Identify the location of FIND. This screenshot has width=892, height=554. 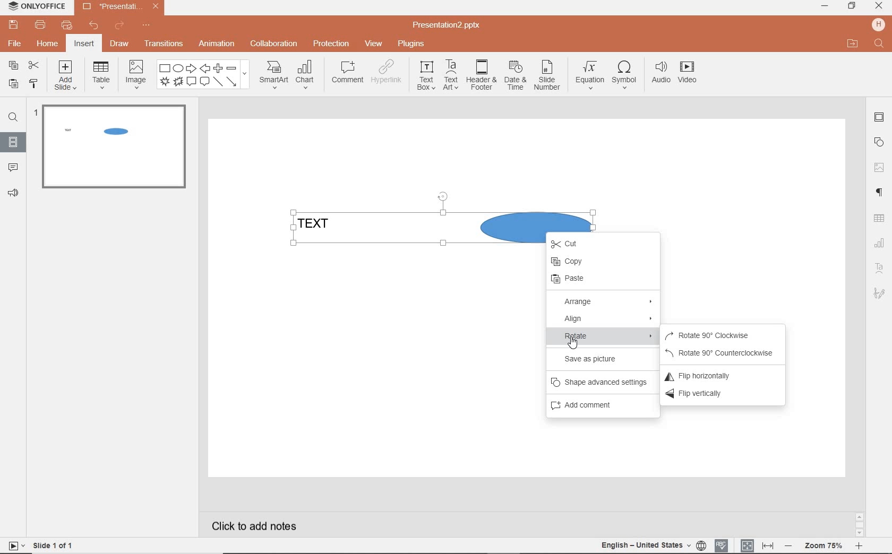
(12, 119).